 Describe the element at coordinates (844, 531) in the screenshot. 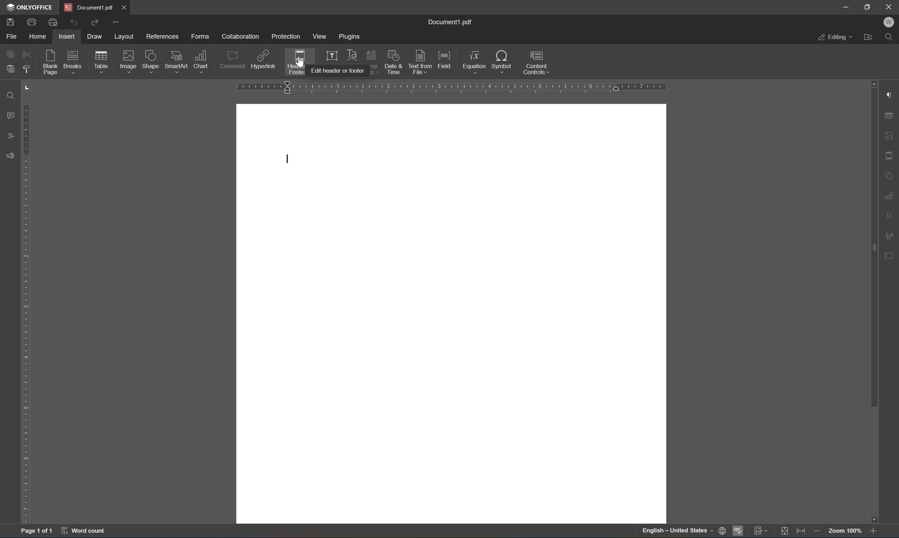

I see `zoom 100%` at that location.